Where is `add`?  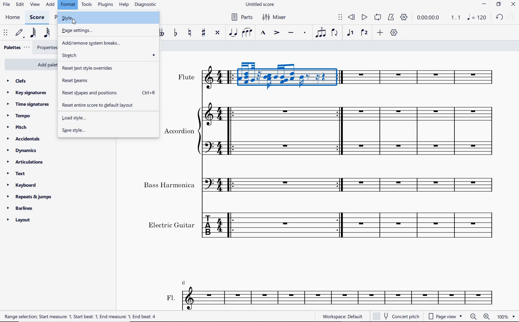
add is located at coordinates (50, 5).